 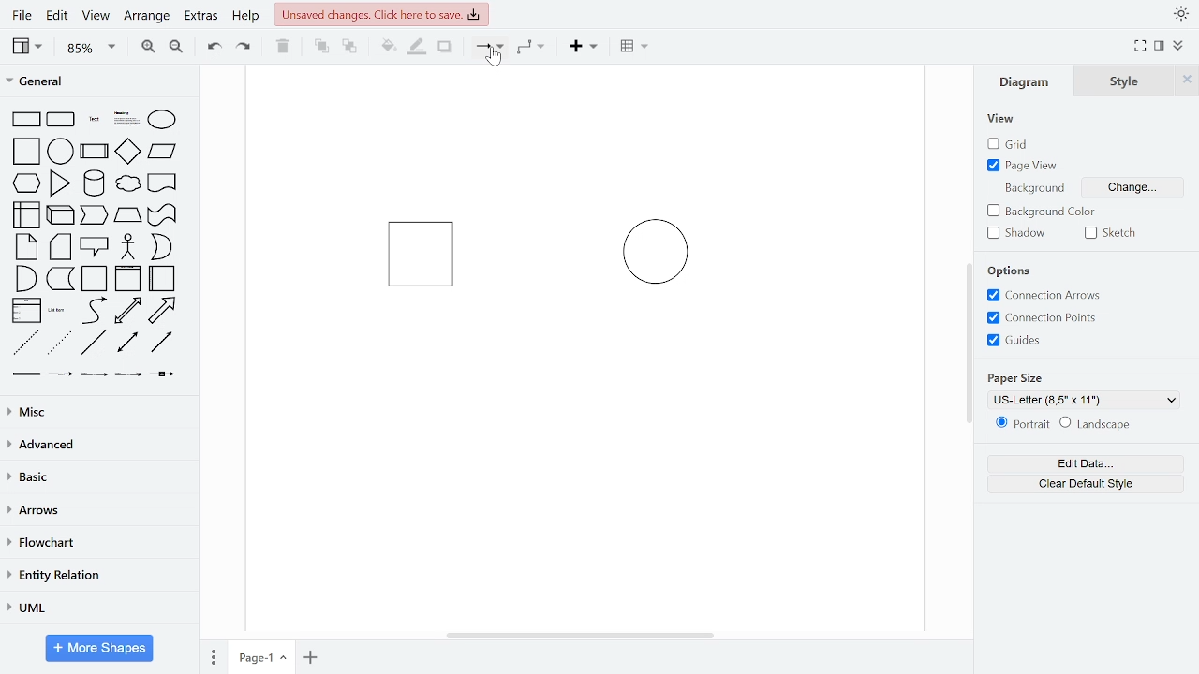 What do you see at coordinates (1002, 120) in the screenshot?
I see `view` at bounding box center [1002, 120].